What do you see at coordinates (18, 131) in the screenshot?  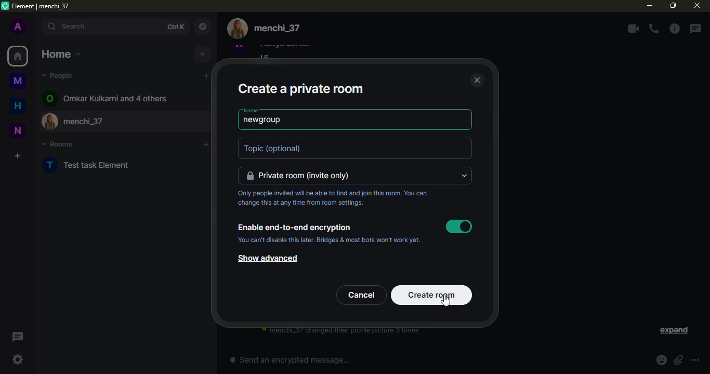 I see `new` at bounding box center [18, 131].